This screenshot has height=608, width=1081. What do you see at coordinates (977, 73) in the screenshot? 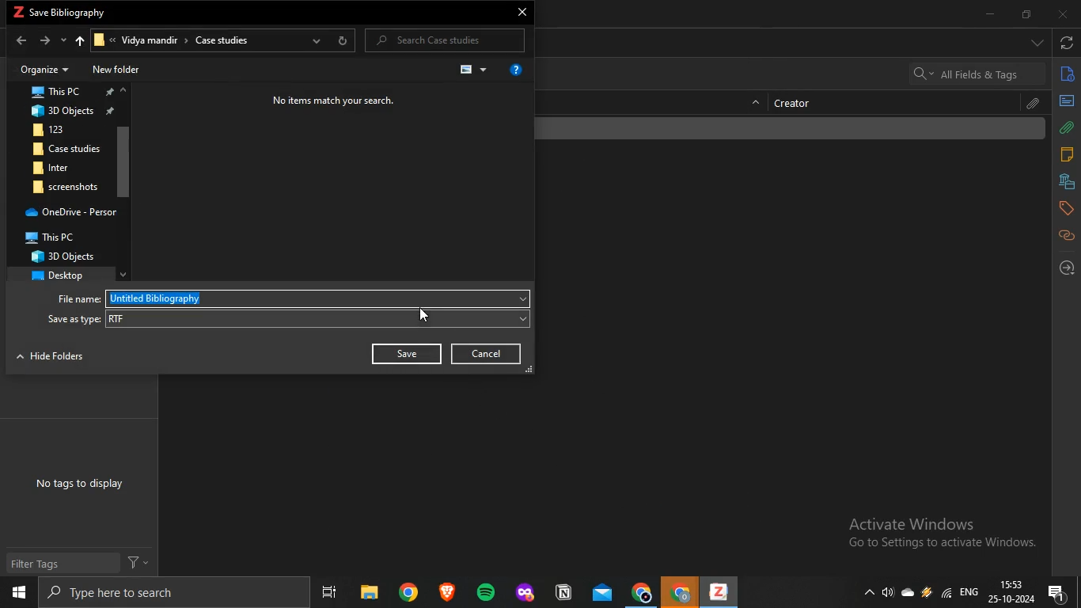
I see `search bar` at bounding box center [977, 73].